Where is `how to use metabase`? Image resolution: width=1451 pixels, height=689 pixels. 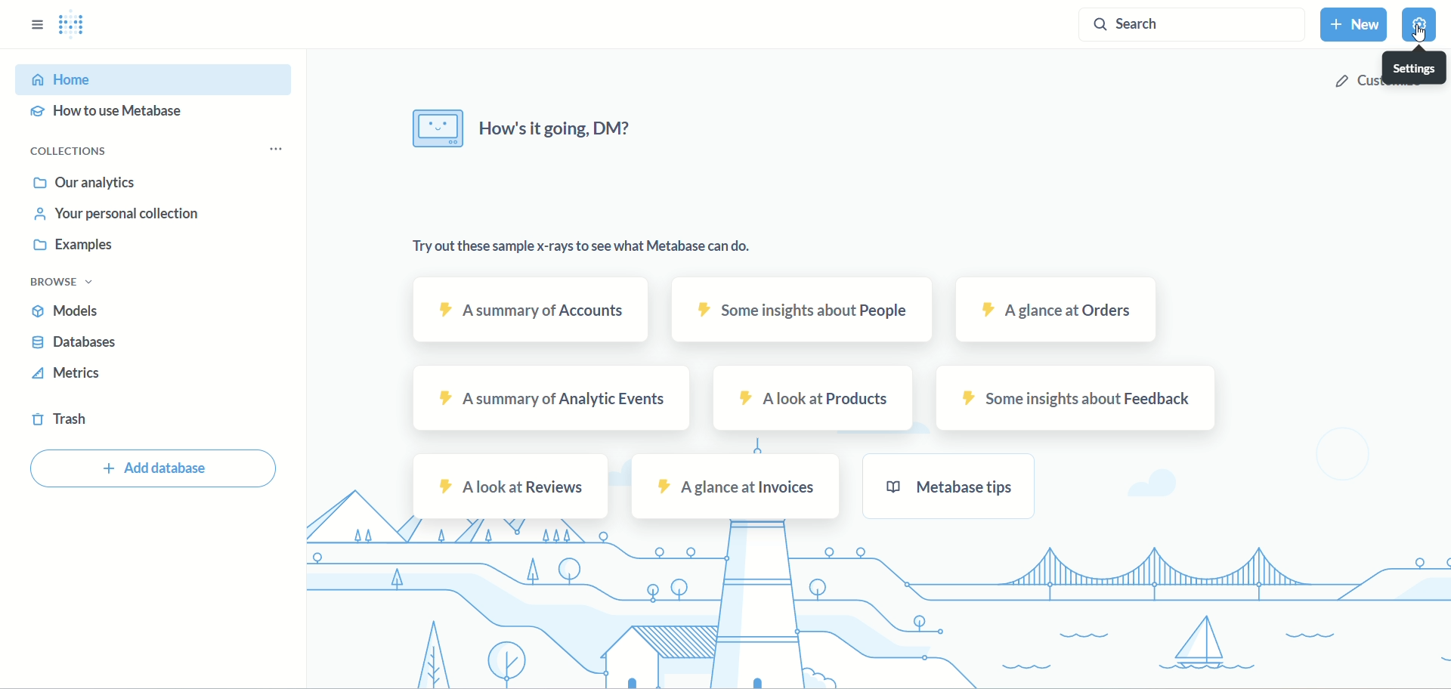
how to use metabase is located at coordinates (102, 116).